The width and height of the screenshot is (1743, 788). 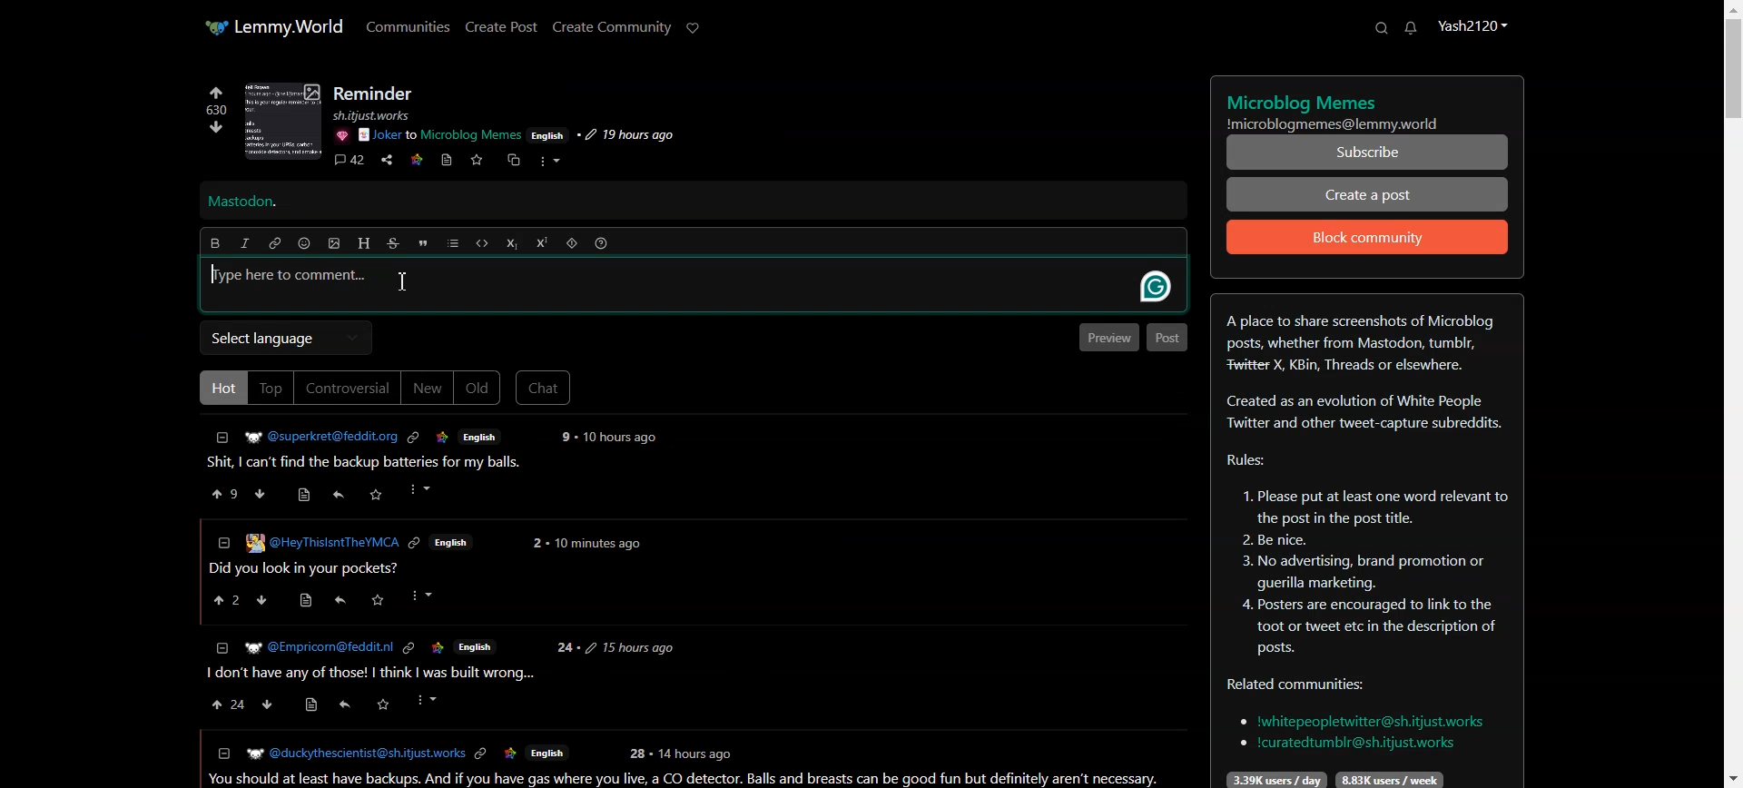 I want to click on , so click(x=563, y=437).